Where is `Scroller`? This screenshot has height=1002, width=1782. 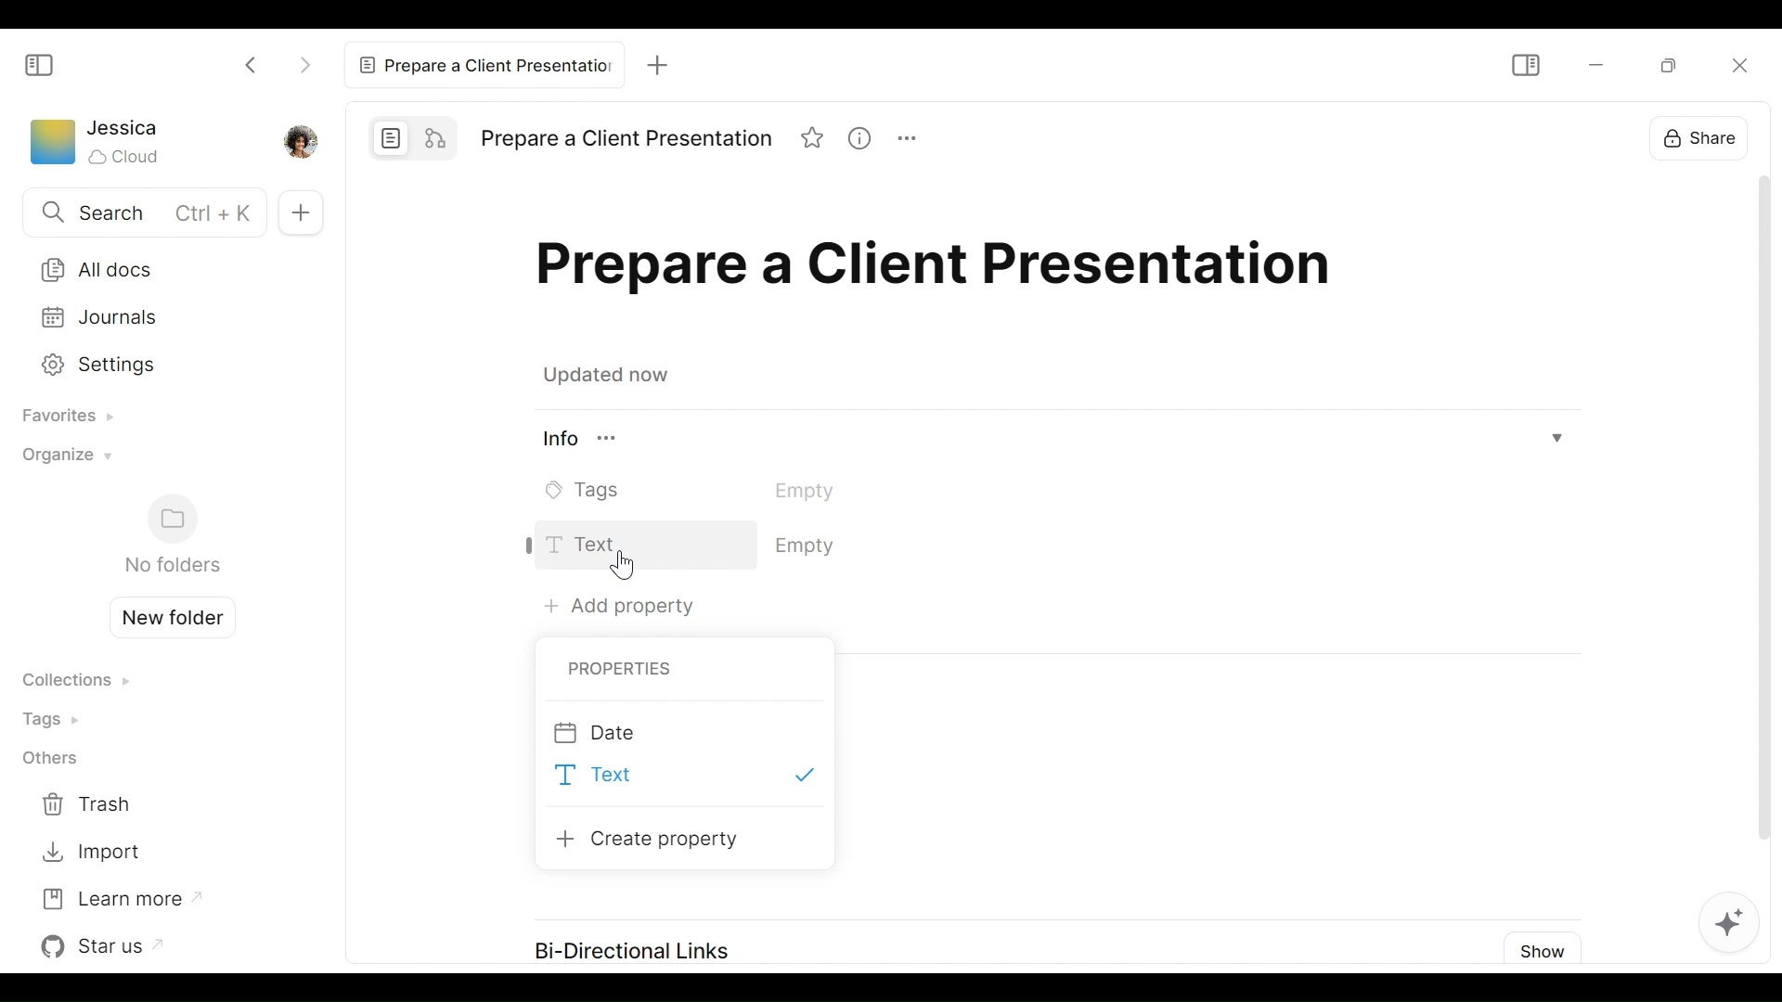
Scroller is located at coordinates (1759, 515).